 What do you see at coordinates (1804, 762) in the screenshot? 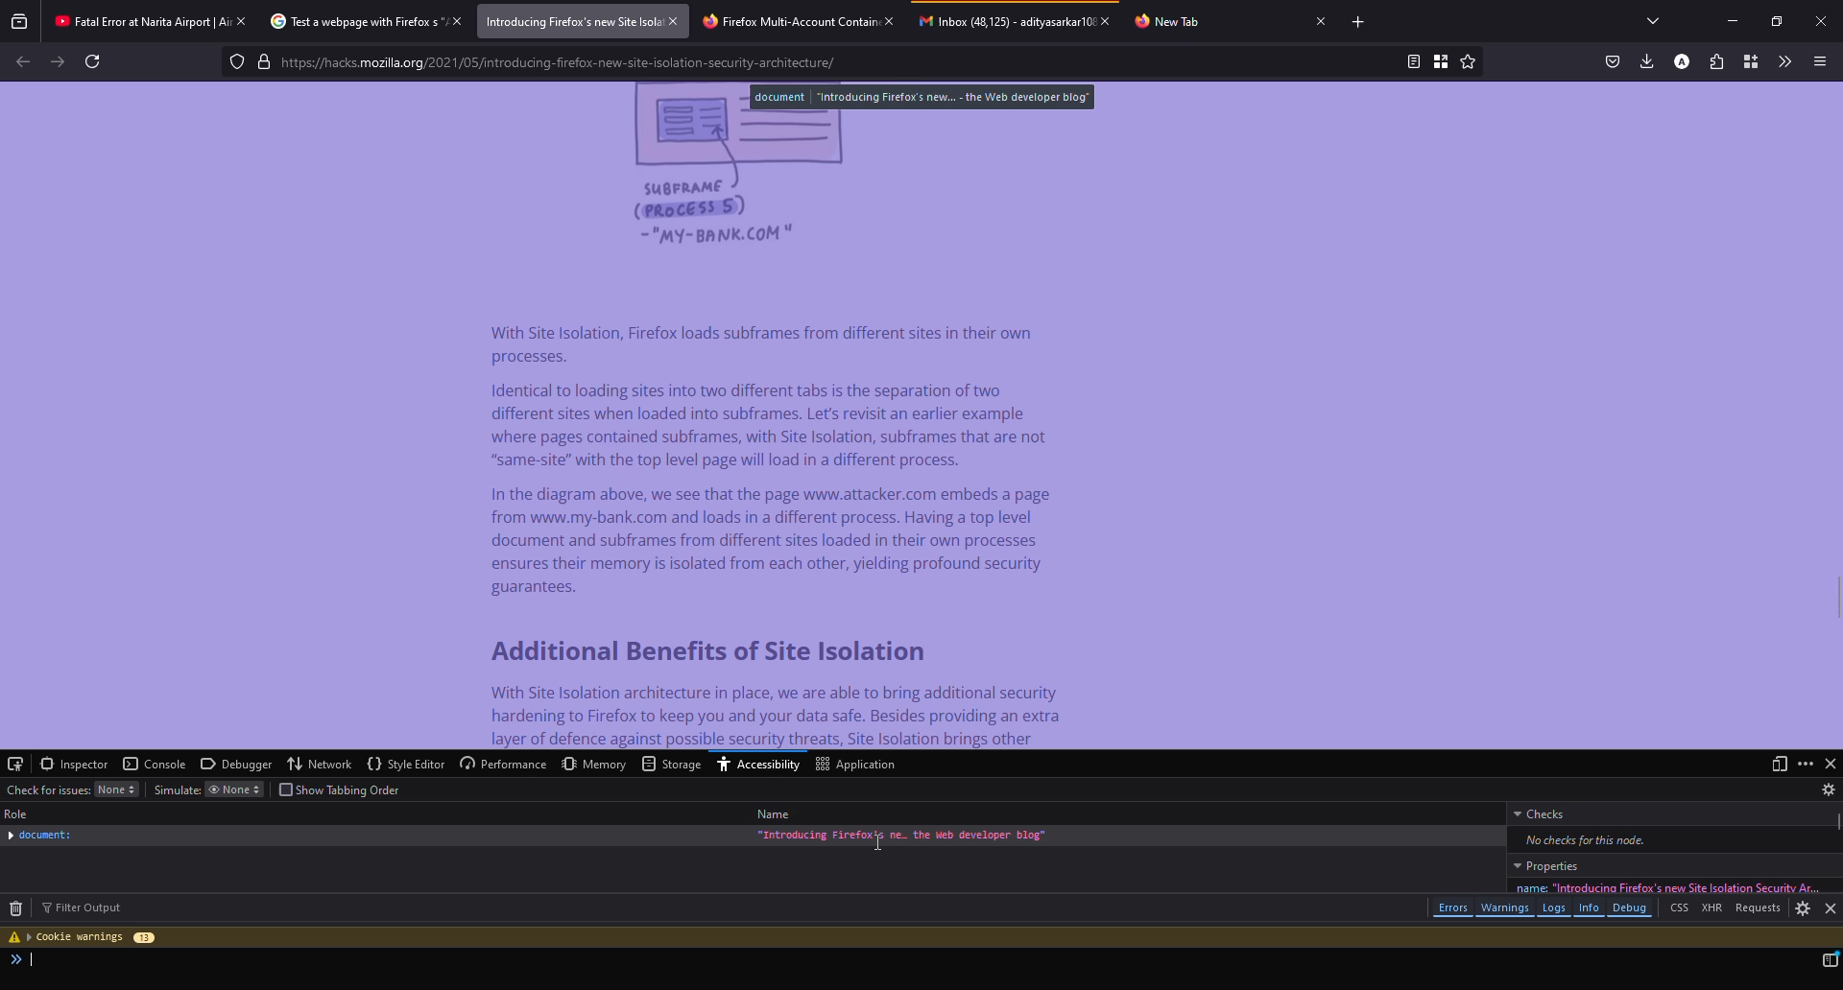
I see `more` at bounding box center [1804, 762].